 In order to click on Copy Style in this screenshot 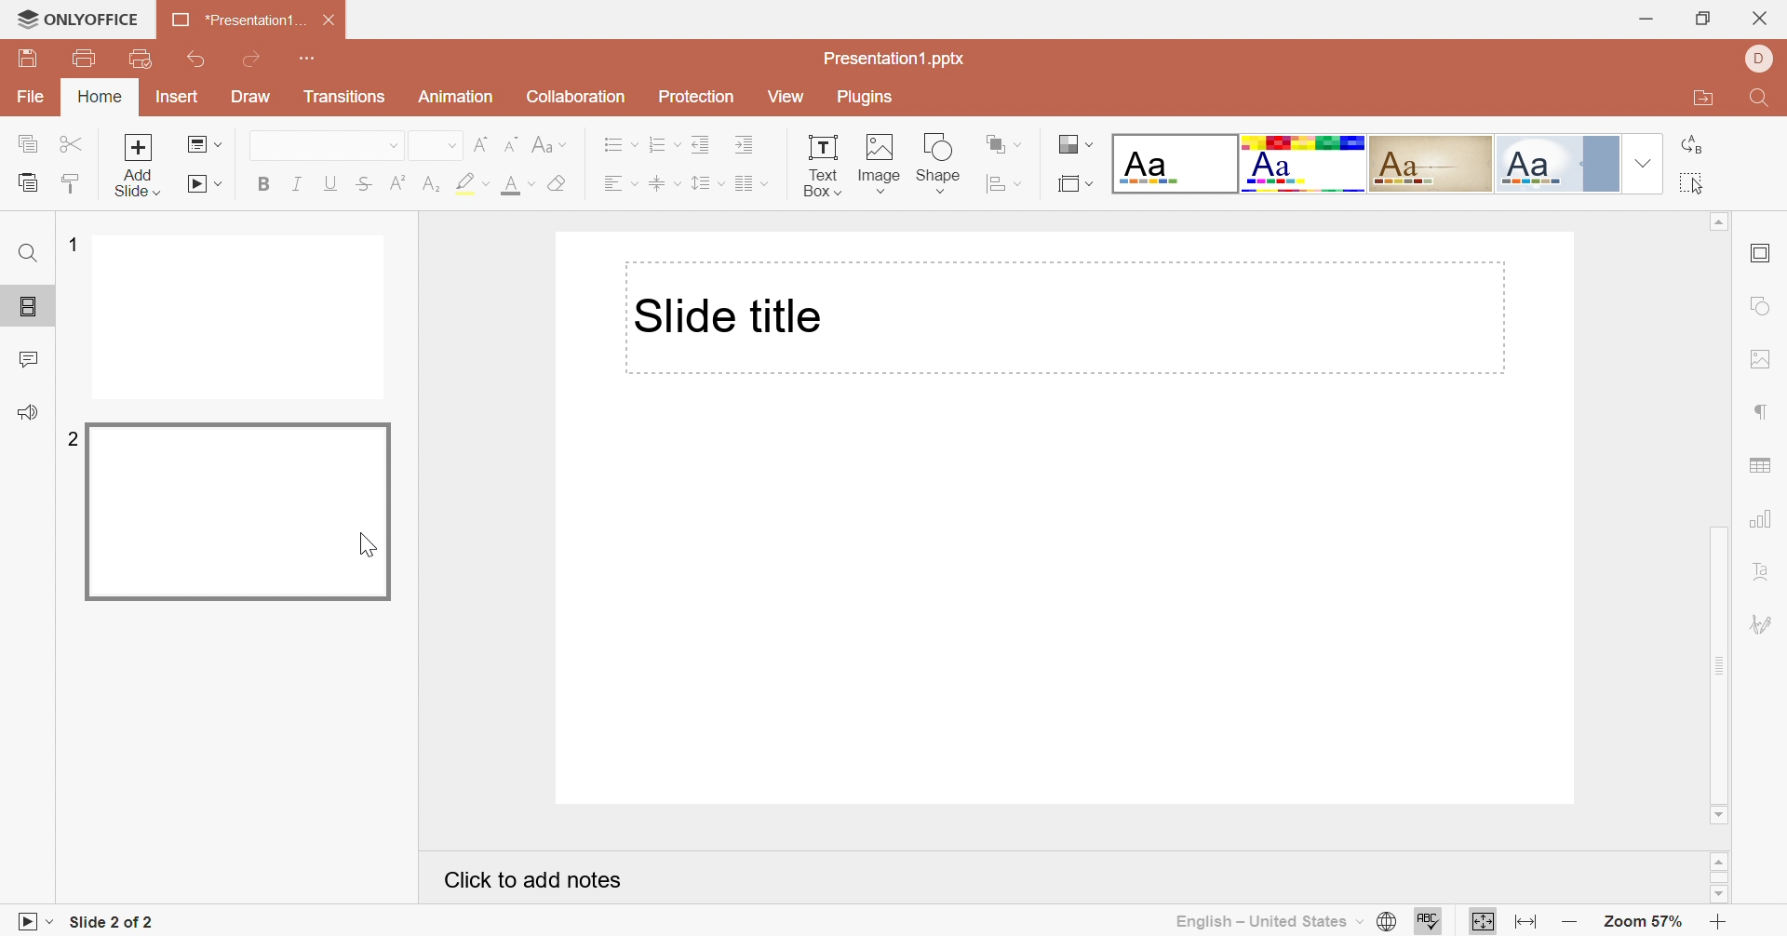, I will do `click(74, 184)`.